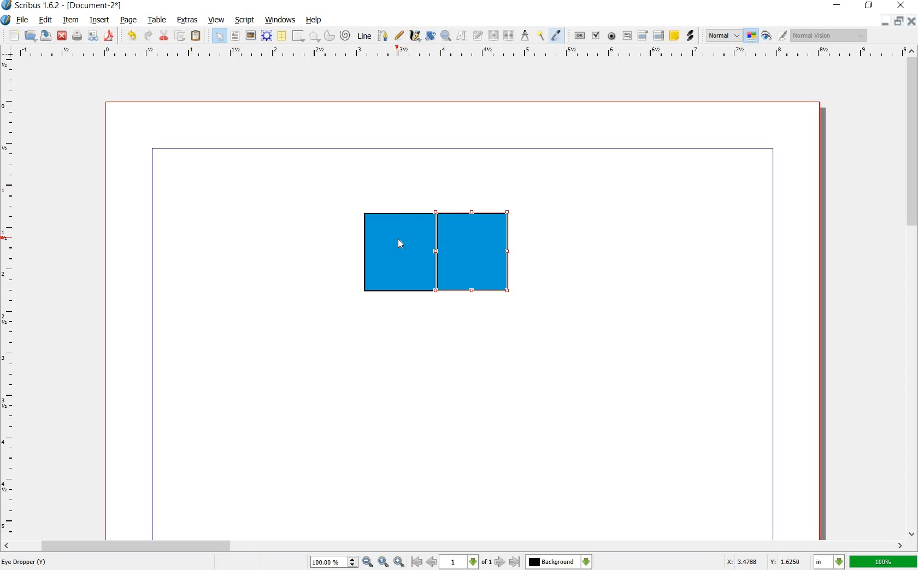 The image size is (918, 570). What do you see at coordinates (30, 35) in the screenshot?
I see `open` at bounding box center [30, 35].